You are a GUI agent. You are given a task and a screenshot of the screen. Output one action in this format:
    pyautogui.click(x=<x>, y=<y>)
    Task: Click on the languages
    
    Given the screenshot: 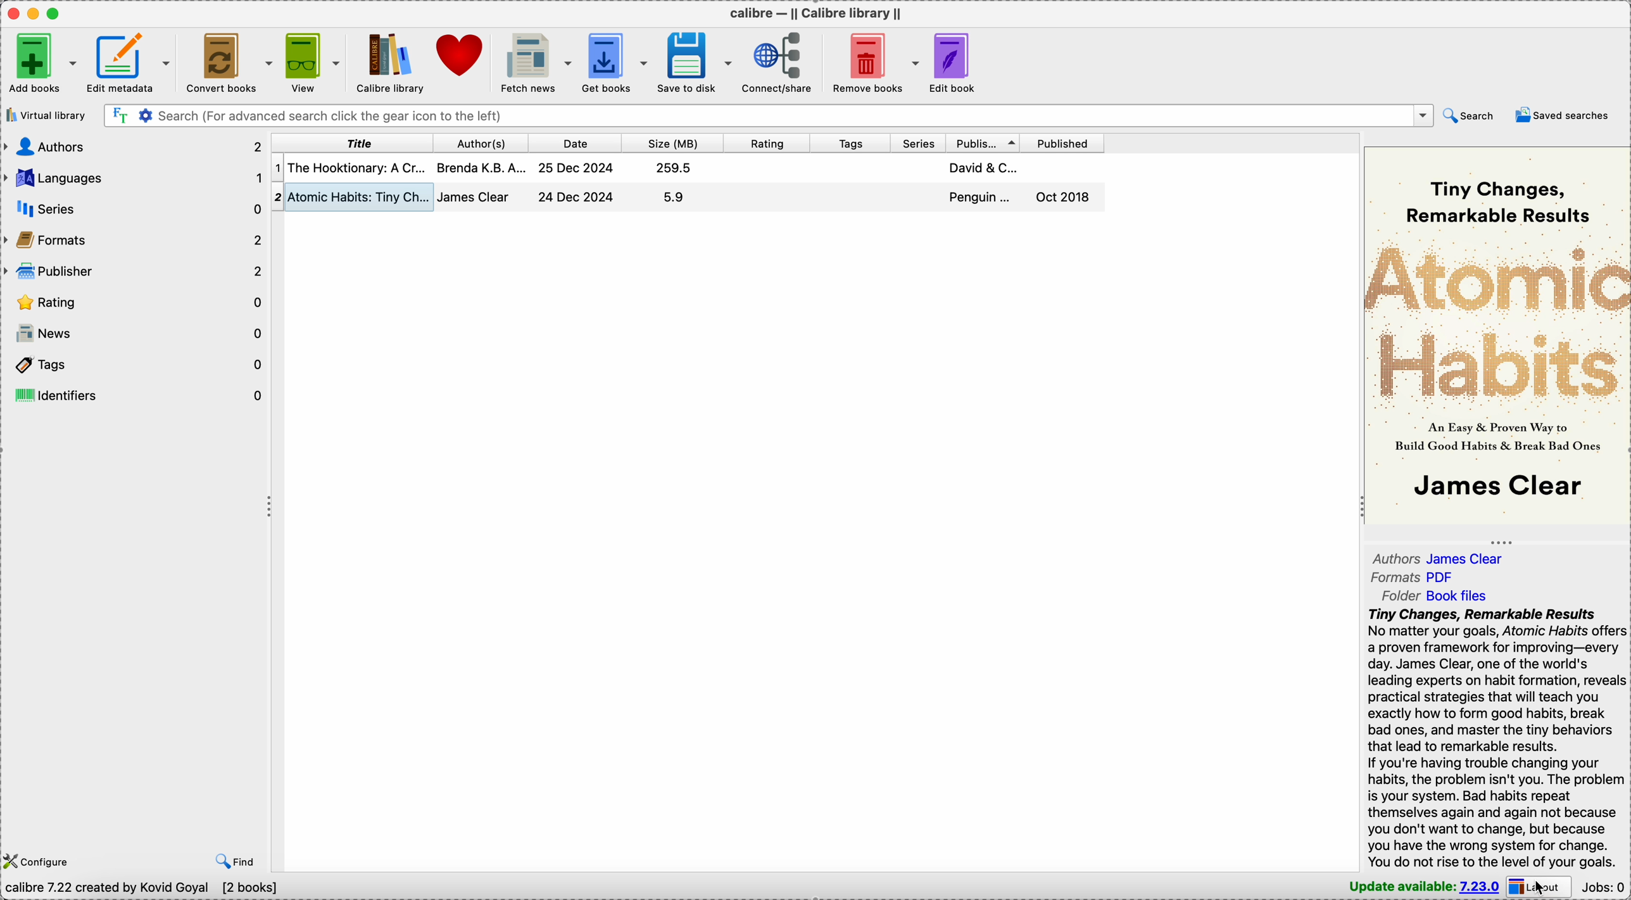 What is the action you would take?
    pyautogui.click(x=132, y=178)
    